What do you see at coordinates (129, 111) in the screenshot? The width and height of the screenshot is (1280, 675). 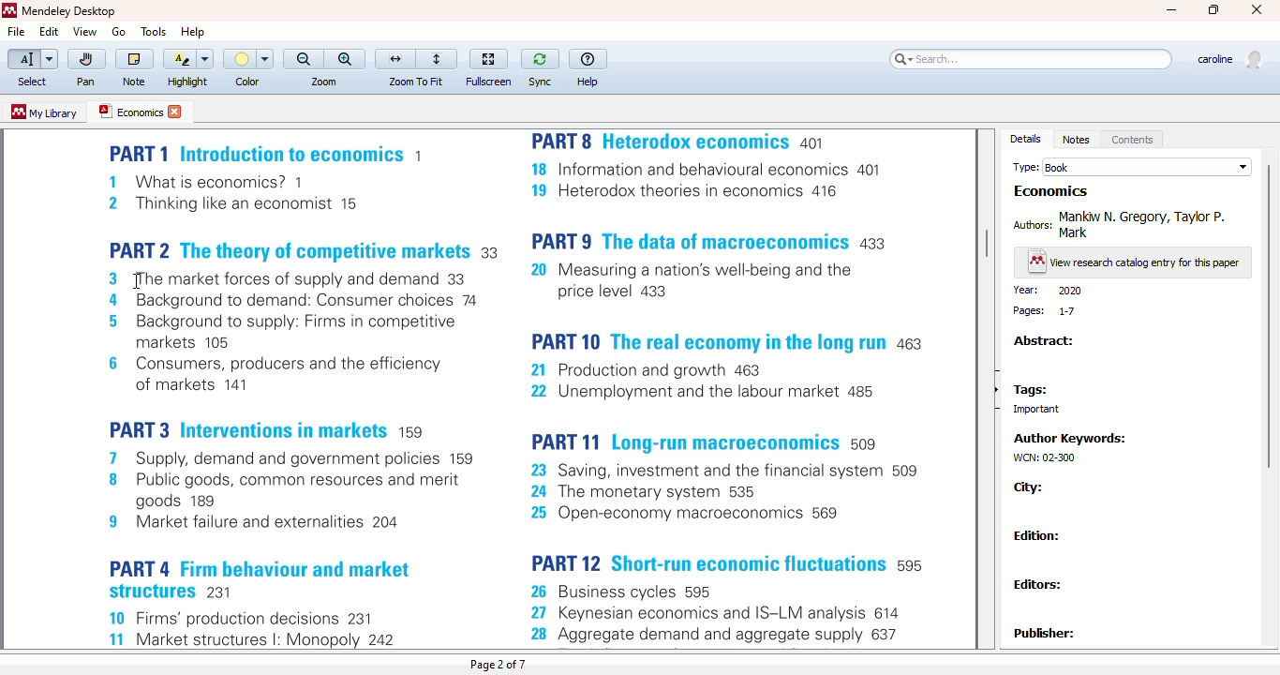 I see `economics` at bounding box center [129, 111].